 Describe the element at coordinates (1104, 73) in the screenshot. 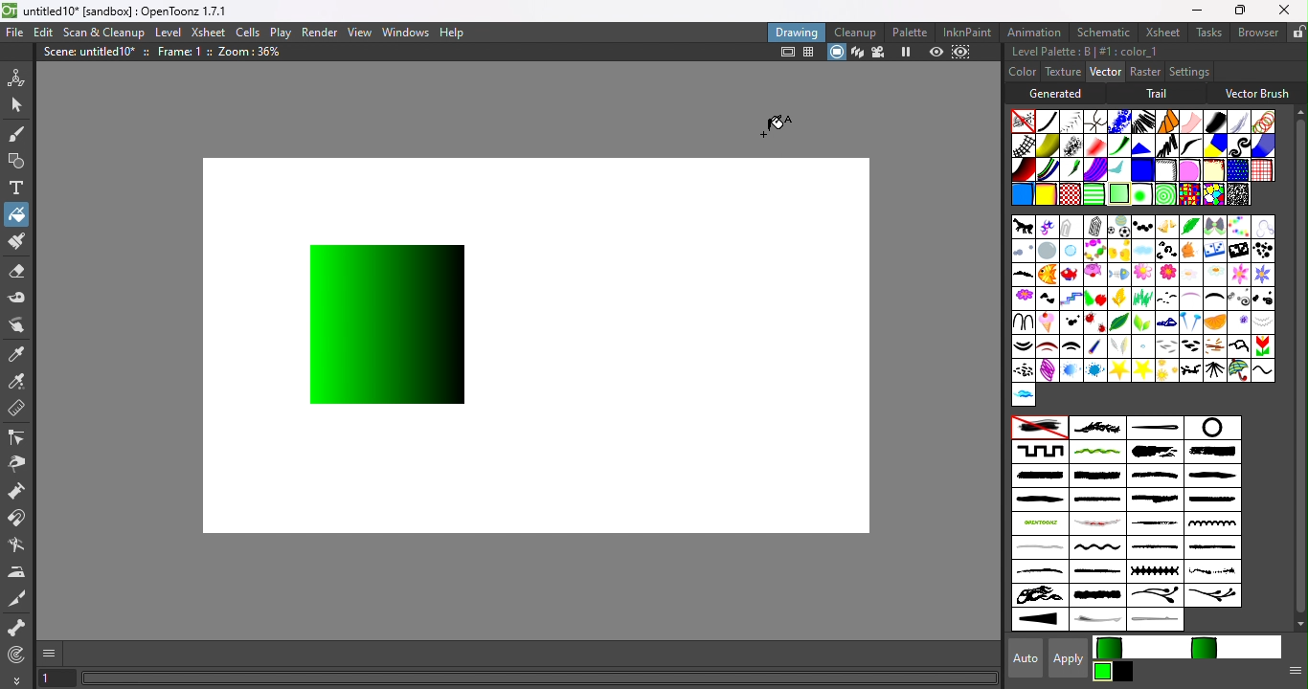

I see `Vector` at that location.